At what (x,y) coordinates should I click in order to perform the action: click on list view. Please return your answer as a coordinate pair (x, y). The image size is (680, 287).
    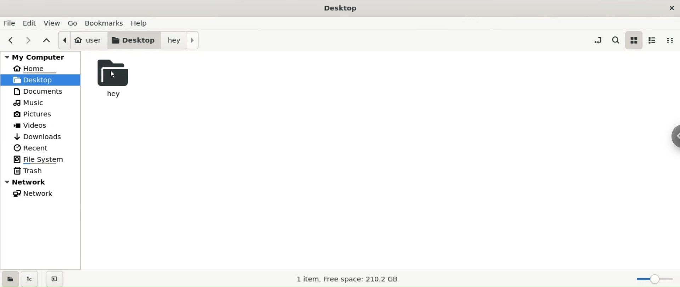
    Looking at the image, I should click on (652, 41).